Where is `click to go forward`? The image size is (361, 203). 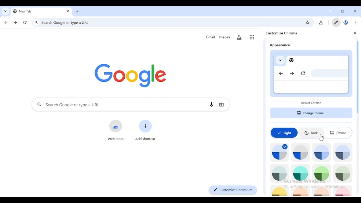 click to go forward is located at coordinates (15, 23).